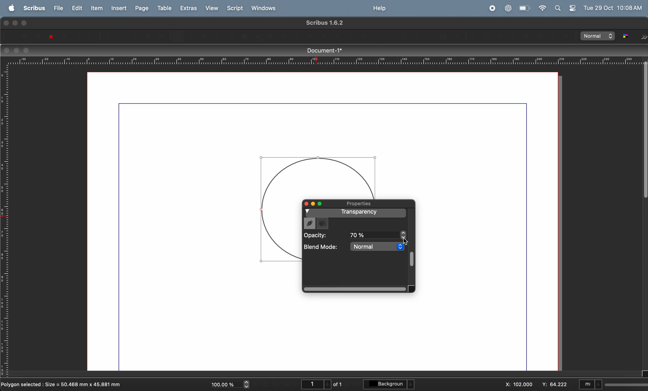  I want to click on scribus, so click(33, 8).